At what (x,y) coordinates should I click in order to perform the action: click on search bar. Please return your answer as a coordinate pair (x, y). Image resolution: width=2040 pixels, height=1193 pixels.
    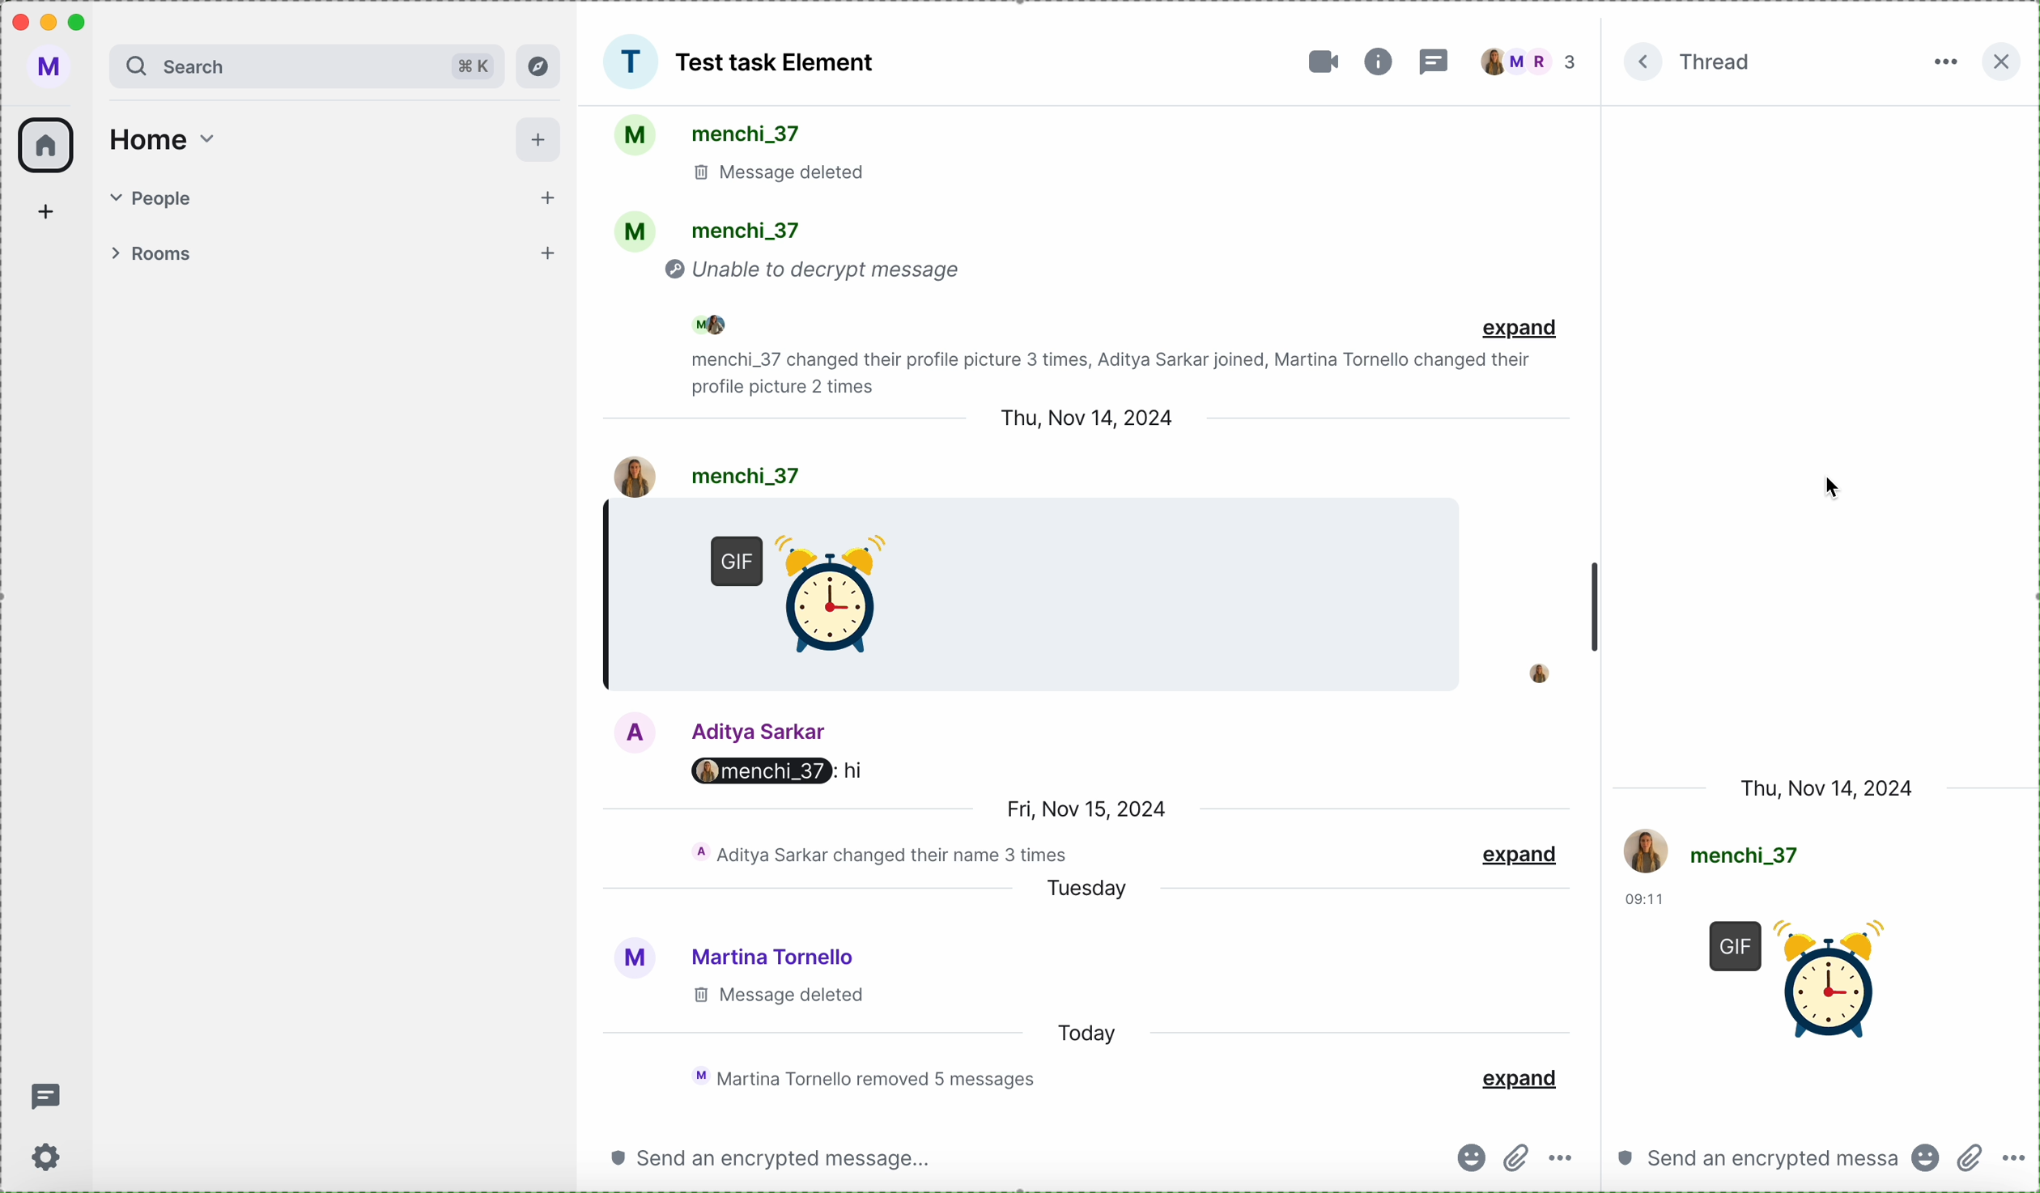
    Looking at the image, I should click on (307, 66).